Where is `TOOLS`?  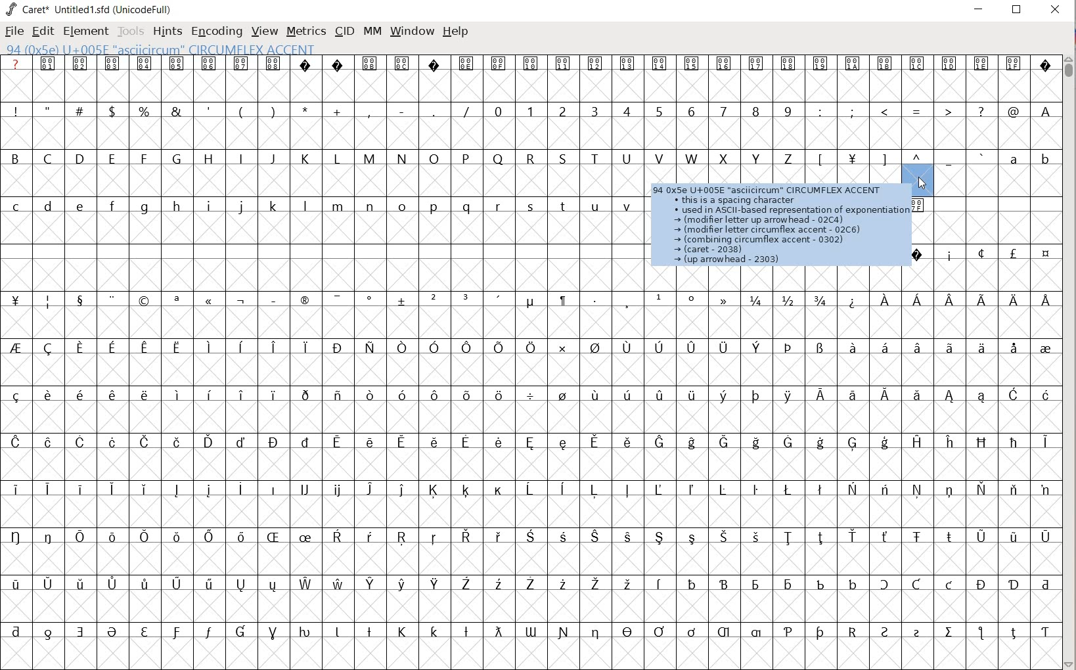
TOOLS is located at coordinates (131, 31).